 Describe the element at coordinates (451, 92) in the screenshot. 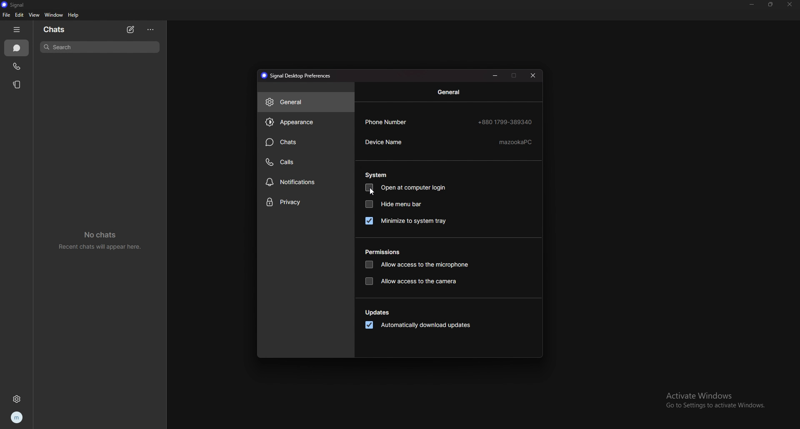

I see `general` at that location.